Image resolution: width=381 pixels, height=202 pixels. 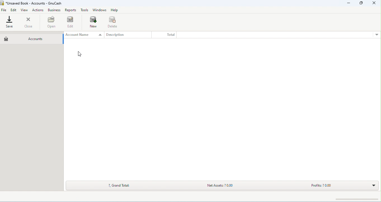 What do you see at coordinates (10, 22) in the screenshot?
I see `save` at bounding box center [10, 22].